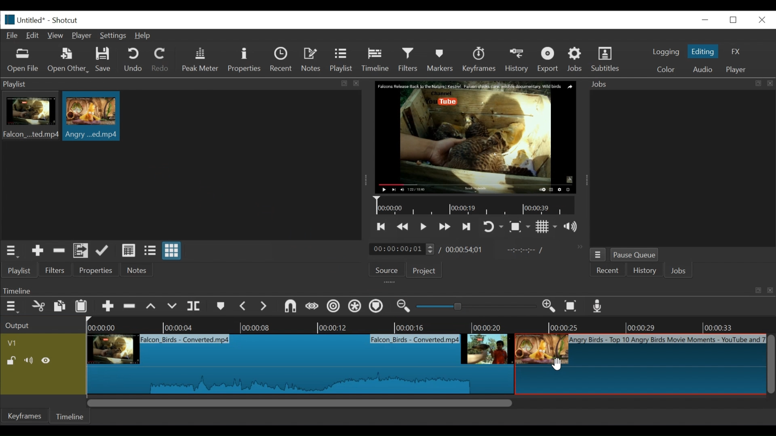 The image size is (776, 436). Describe the element at coordinates (14, 36) in the screenshot. I see `File` at that location.